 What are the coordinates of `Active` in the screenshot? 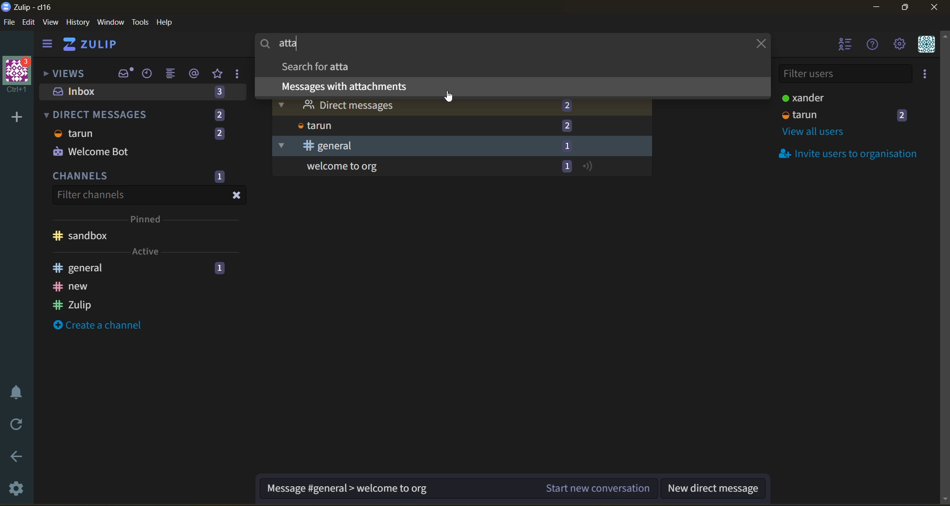 It's located at (145, 251).